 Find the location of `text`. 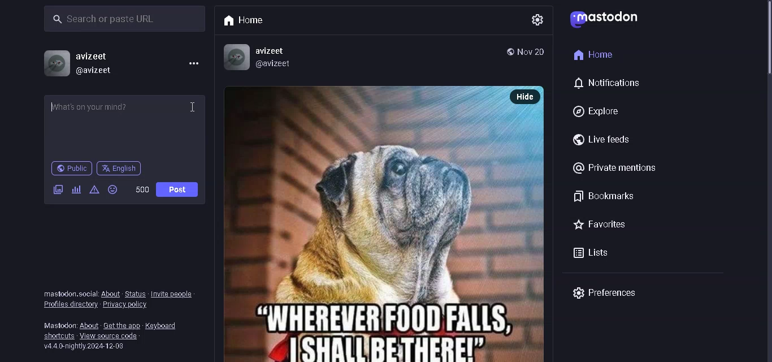

text is located at coordinates (71, 294).